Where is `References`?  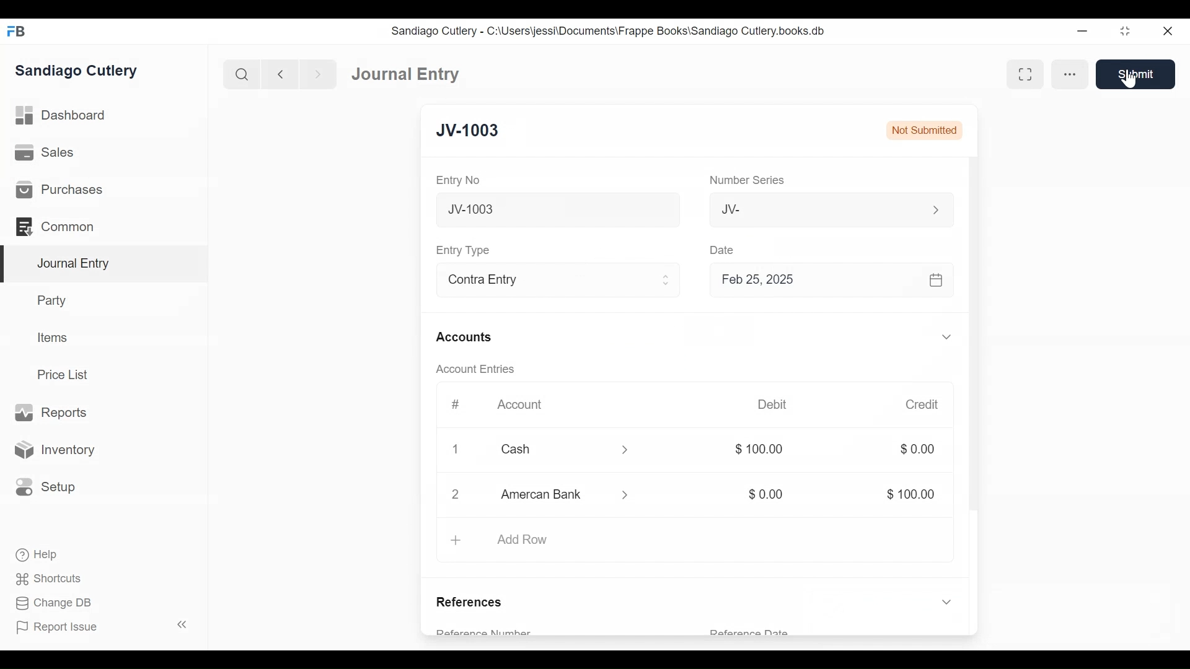
References is located at coordinates (470, 603).